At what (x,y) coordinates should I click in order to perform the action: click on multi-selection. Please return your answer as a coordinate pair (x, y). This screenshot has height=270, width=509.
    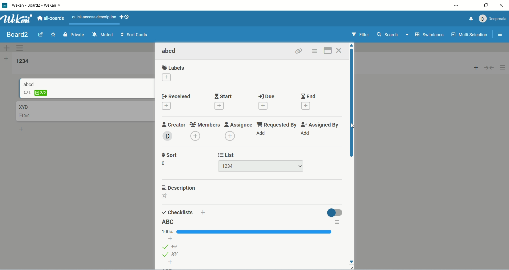
    Looking at the image, I should click on (470, 35).